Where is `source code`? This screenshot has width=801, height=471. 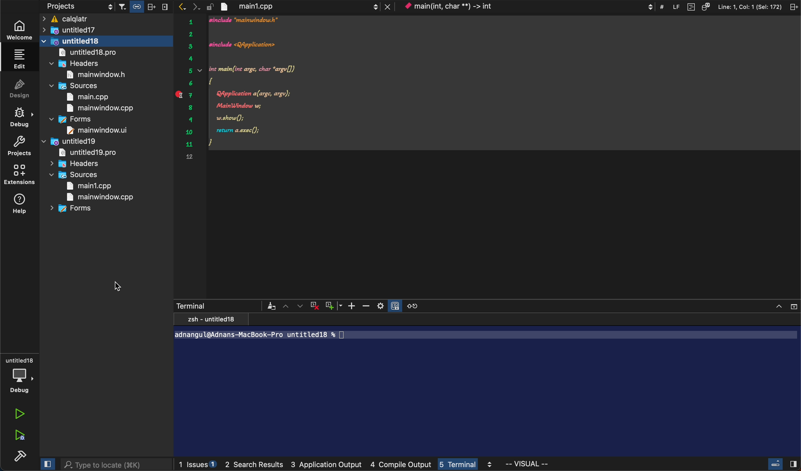
source code is located at coordinates (706, 6).